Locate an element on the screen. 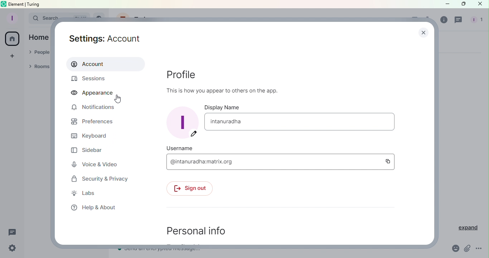 The height and width of the screenshot is (258, 489). Profile is located at coordinates (11, 18).